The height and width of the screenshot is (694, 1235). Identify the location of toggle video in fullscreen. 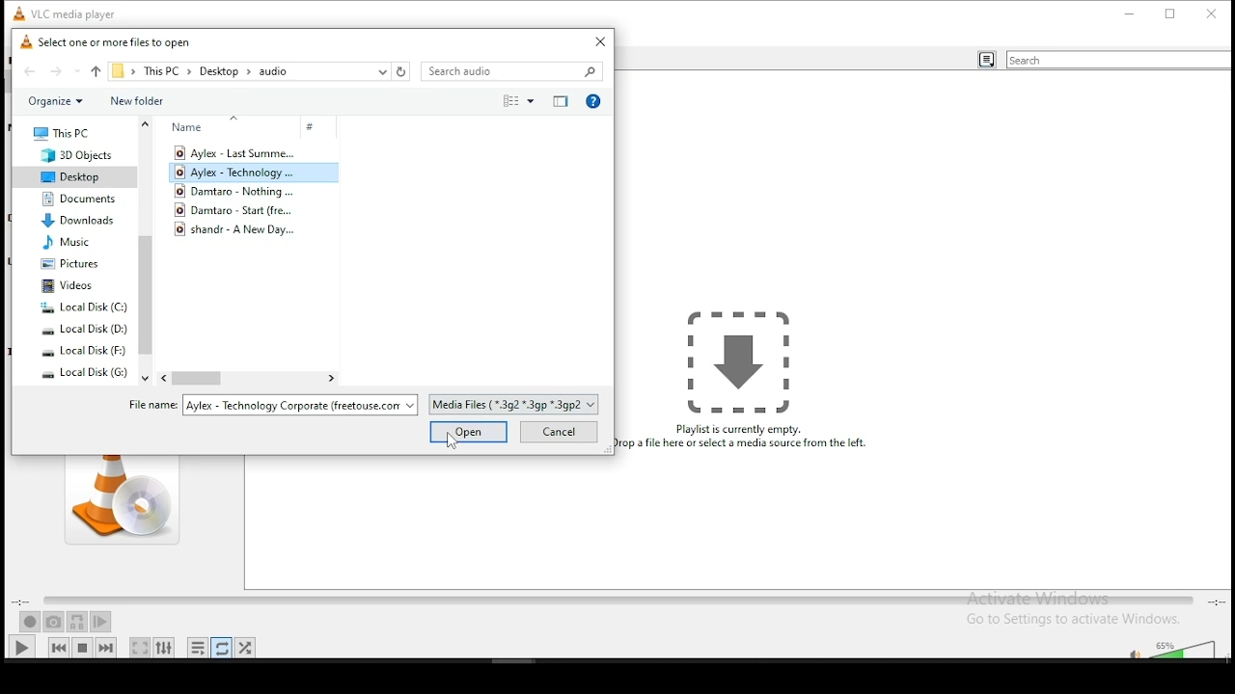
(140, 647).